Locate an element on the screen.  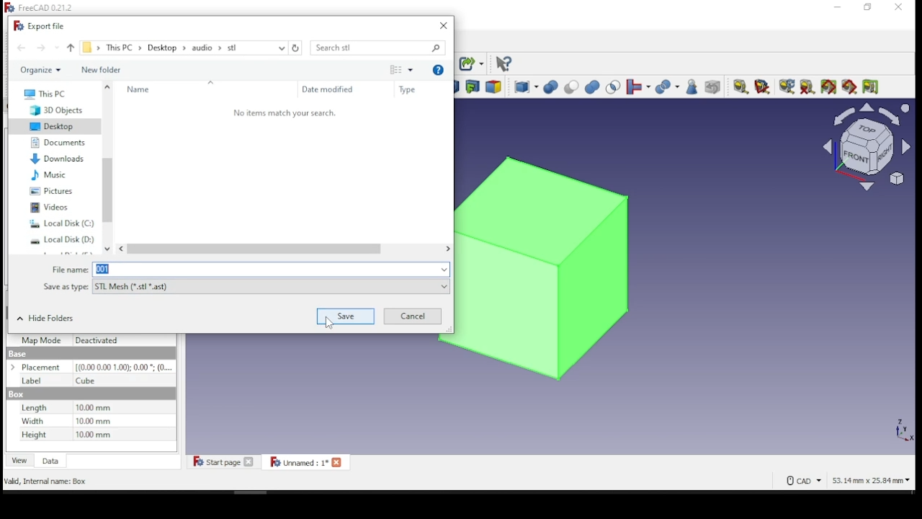
scroll bar is located at coordinates (107, 168).